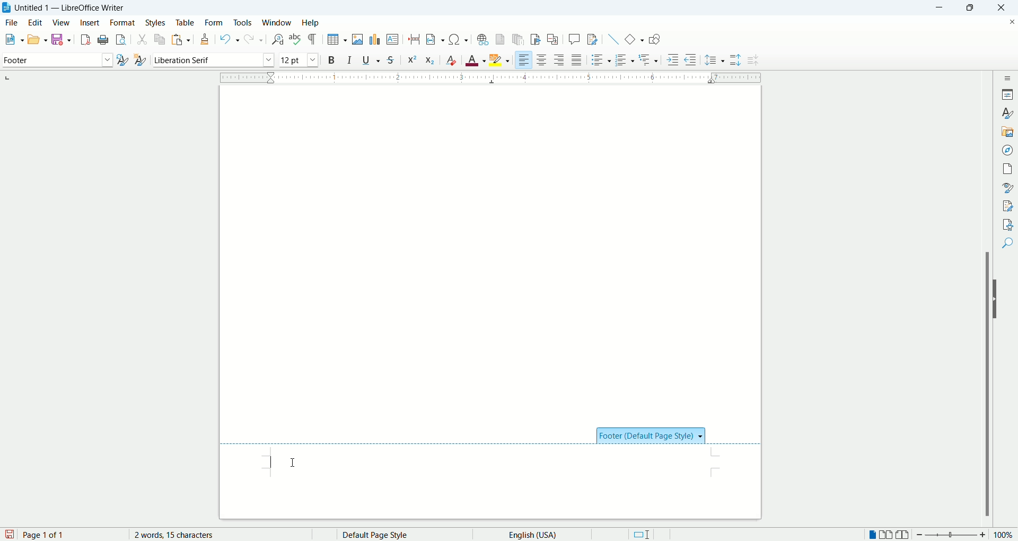  Describe the element at coordinates (1004, 536) in the screenshot. I see `zoom percent` at that location.